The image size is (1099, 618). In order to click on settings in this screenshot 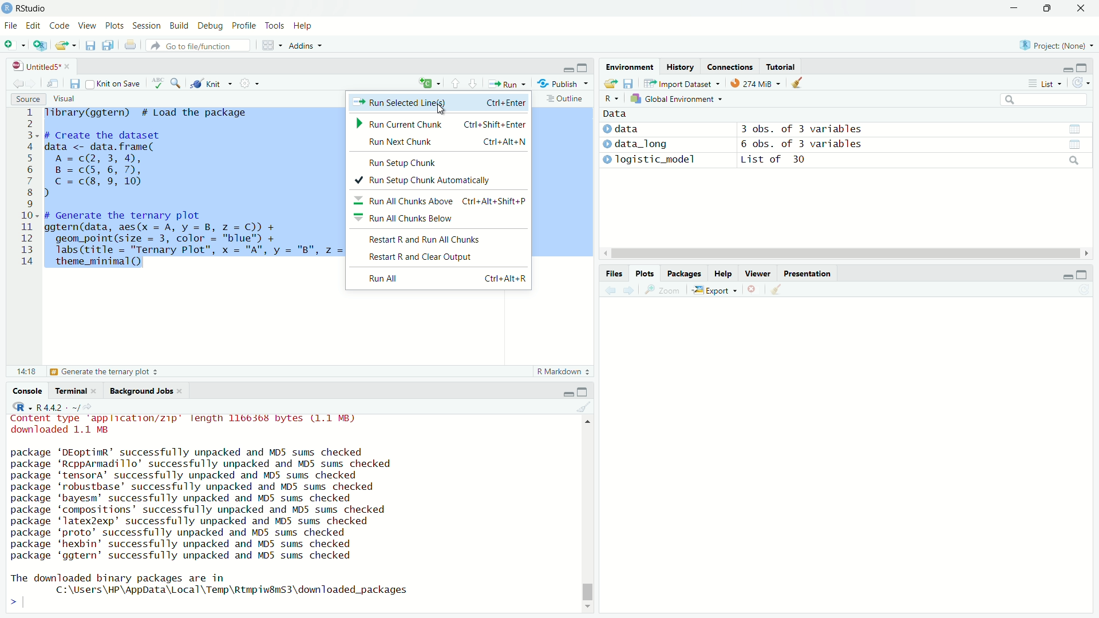, I will do `click(254, 85)`.